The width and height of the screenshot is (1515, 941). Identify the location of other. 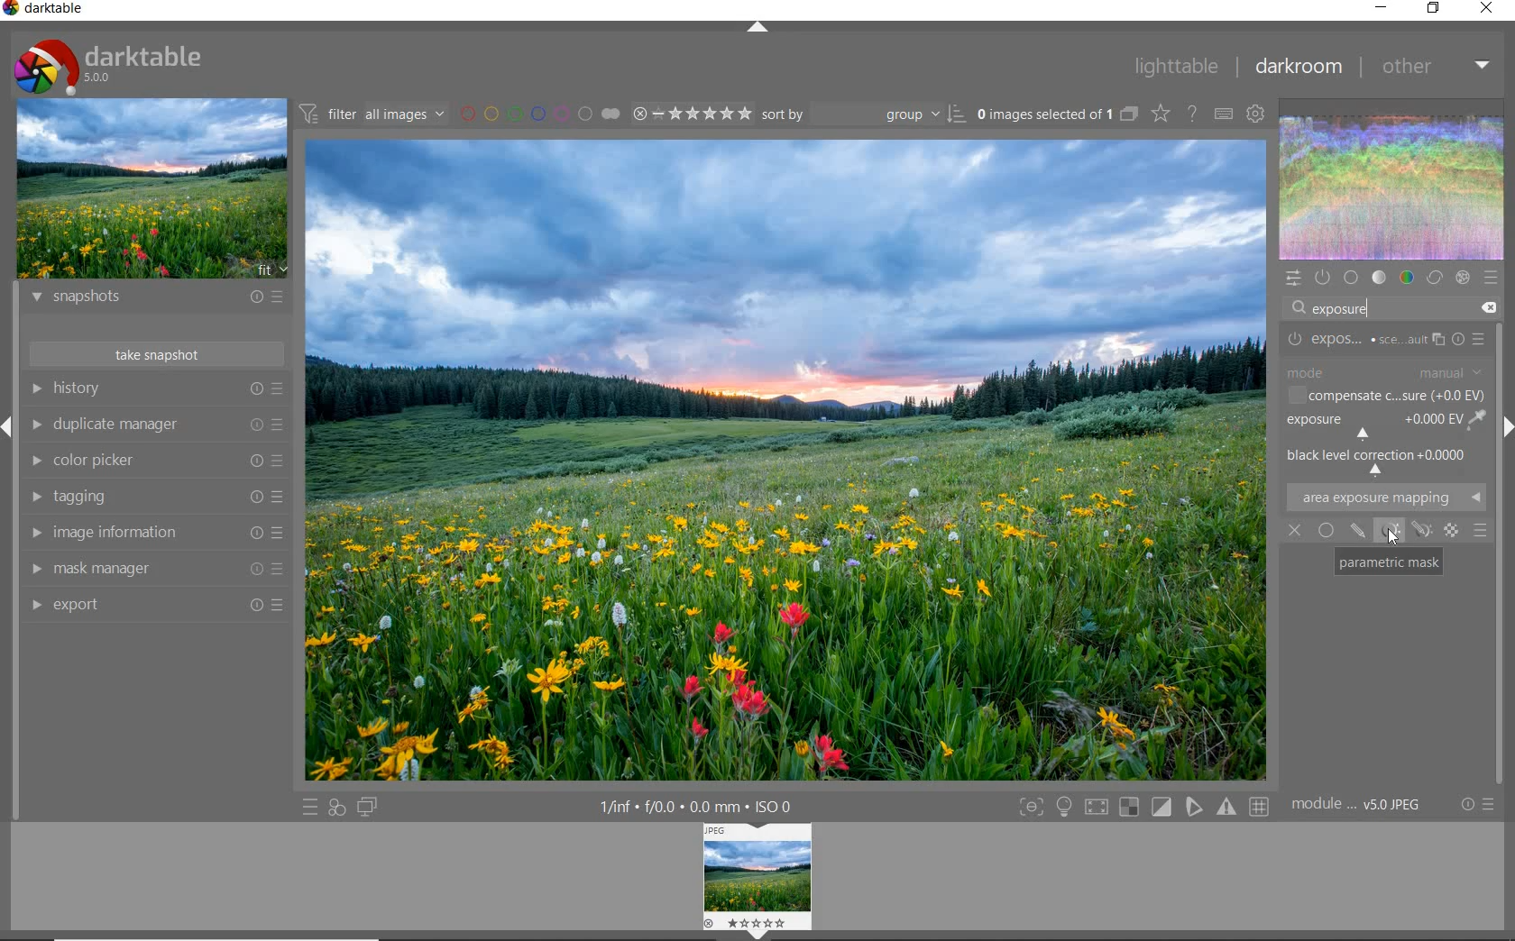
(1437, 69).